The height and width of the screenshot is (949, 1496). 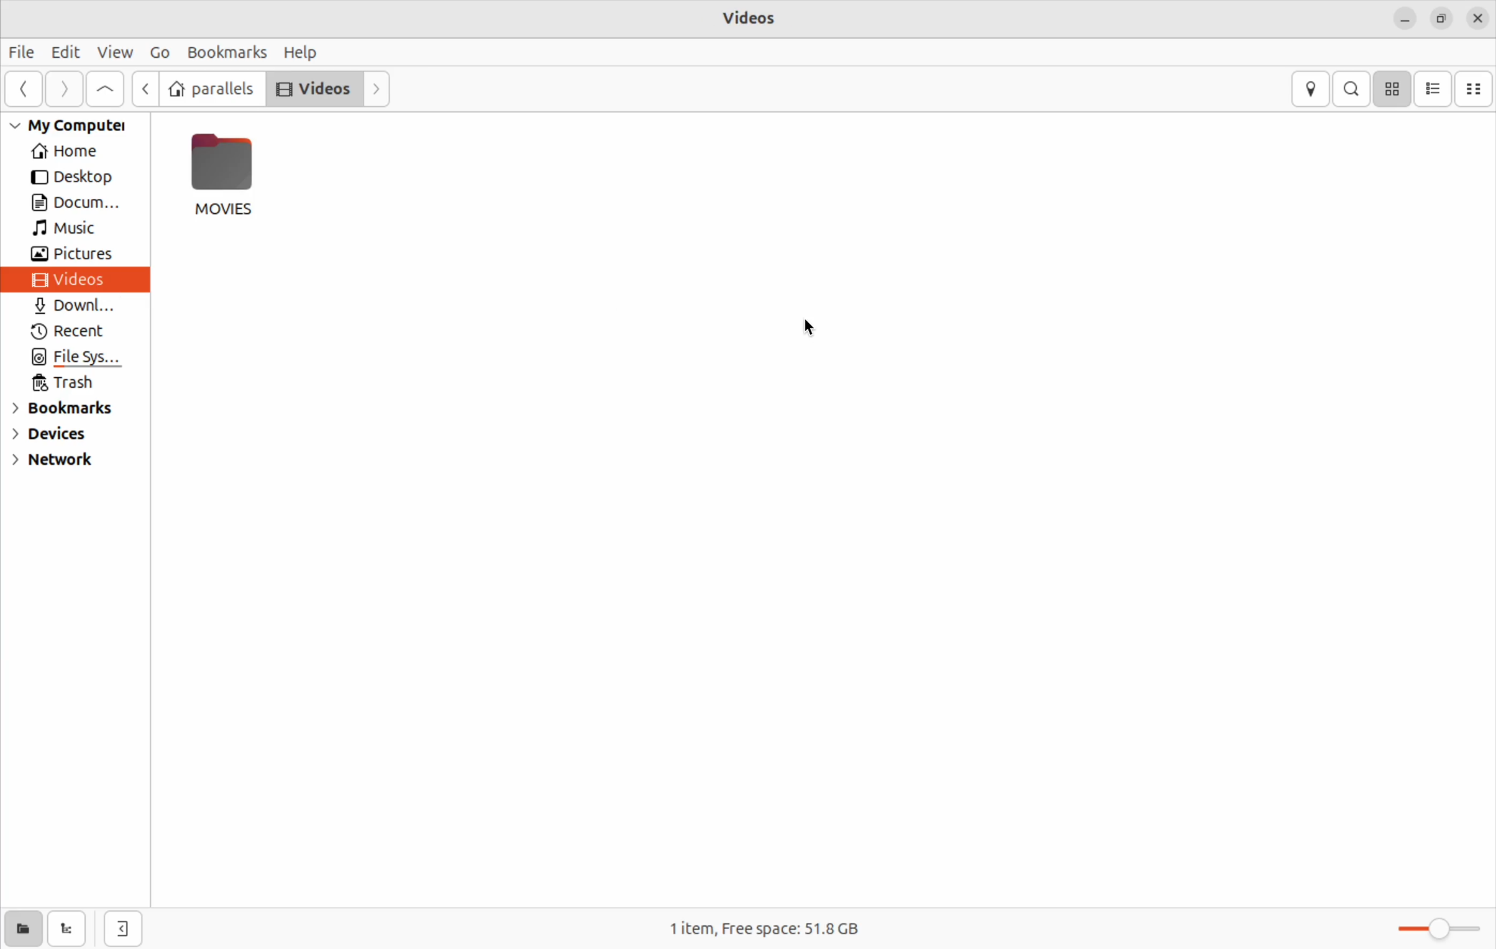 What do you see at coordinates (1476, 88) in the screenshot?
I see `compact view` at bounding box center [1476, 88].